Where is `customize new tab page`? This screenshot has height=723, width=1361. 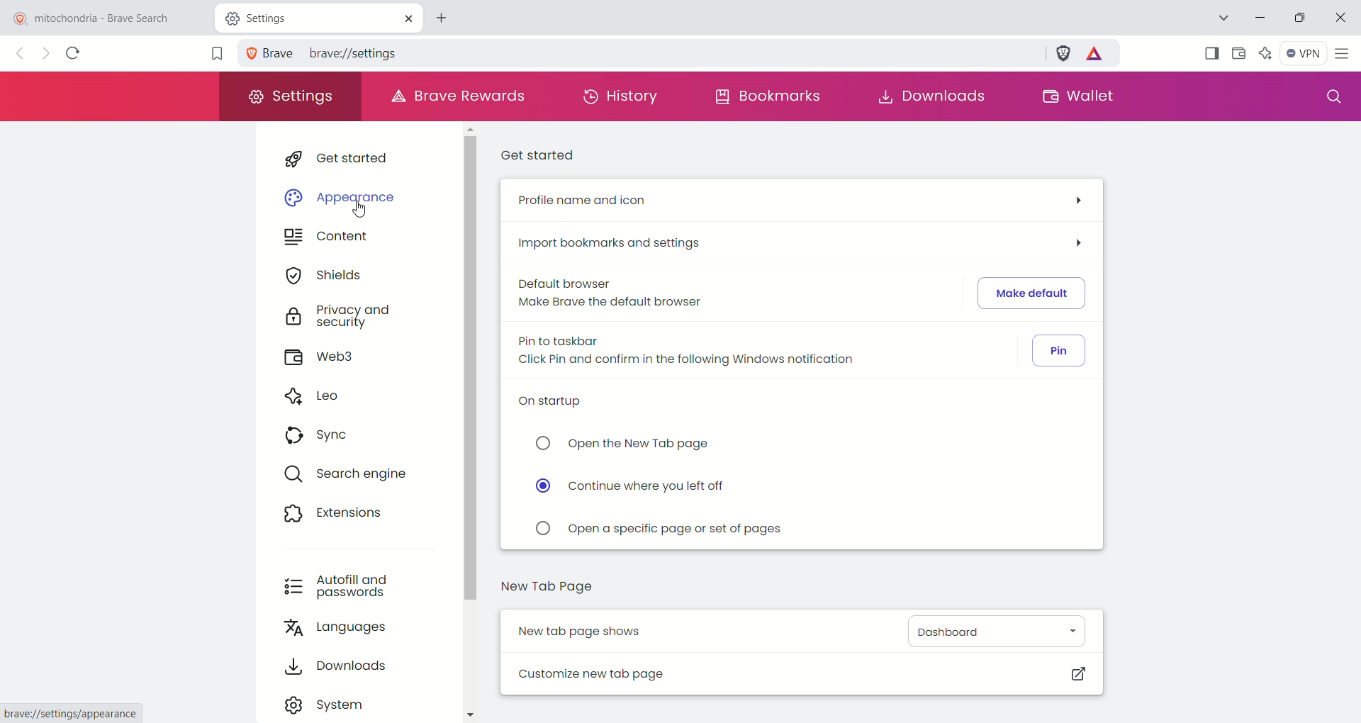 customize new tab page is located at coordinates (799, 673).